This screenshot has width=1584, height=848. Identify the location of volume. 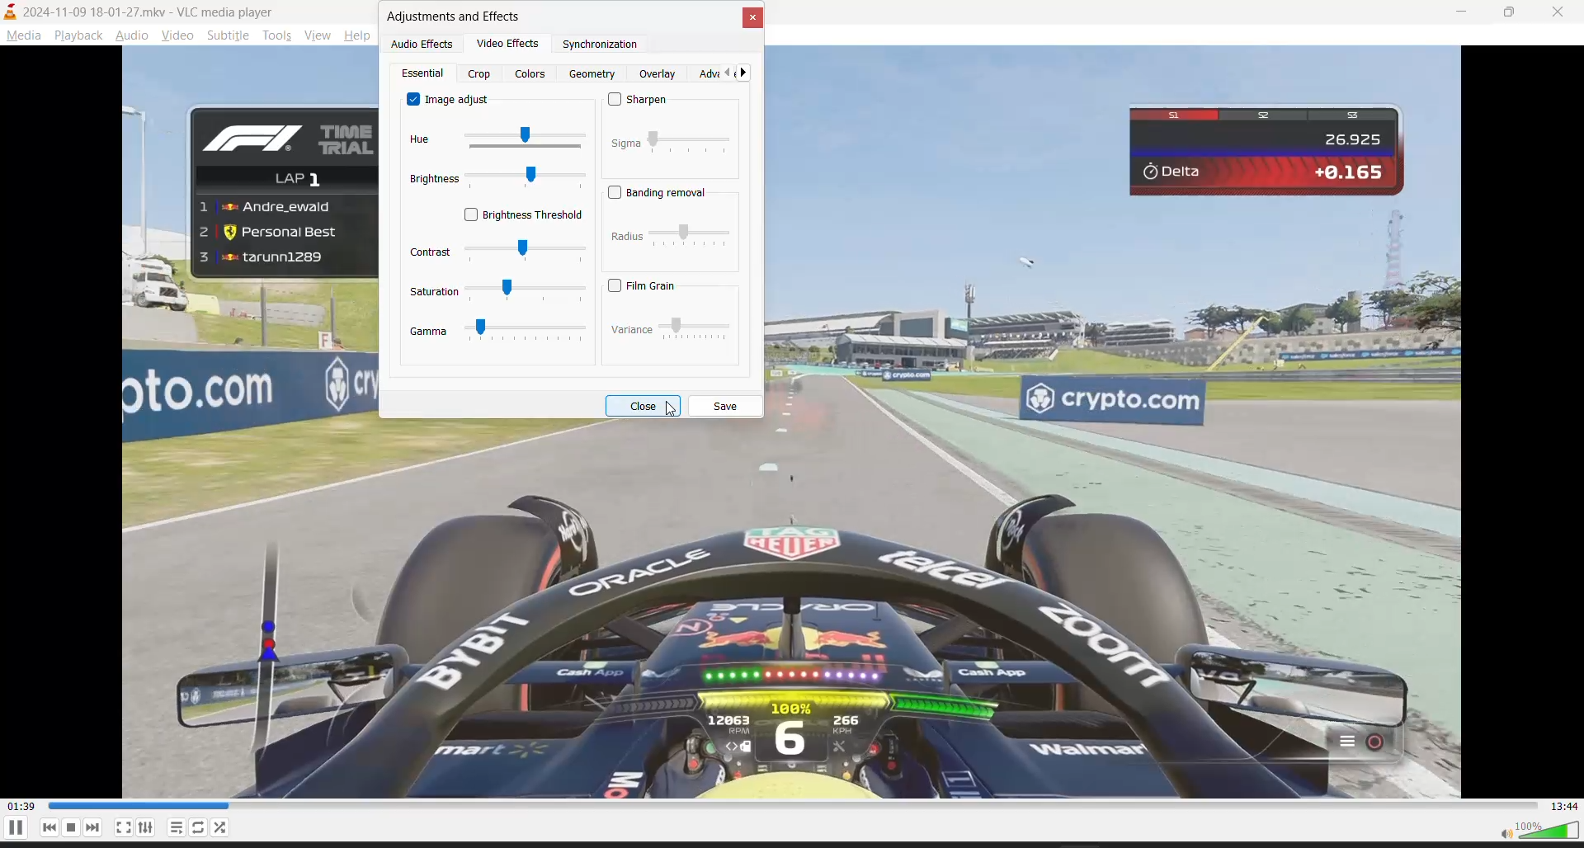
(1534, 832).